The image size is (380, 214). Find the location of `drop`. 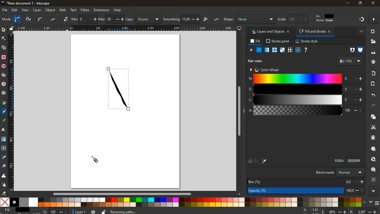

drop is located at coordinates (4, 157).